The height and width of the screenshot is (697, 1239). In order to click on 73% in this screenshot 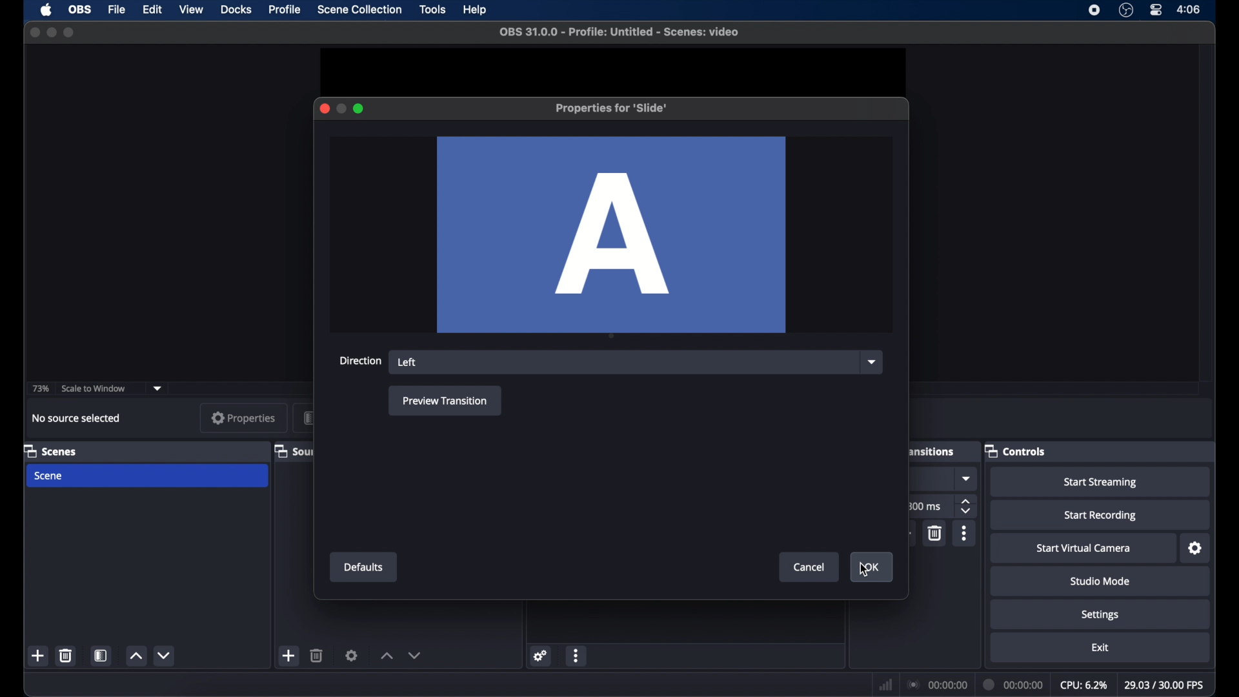, I will do `click(40, 389)`.